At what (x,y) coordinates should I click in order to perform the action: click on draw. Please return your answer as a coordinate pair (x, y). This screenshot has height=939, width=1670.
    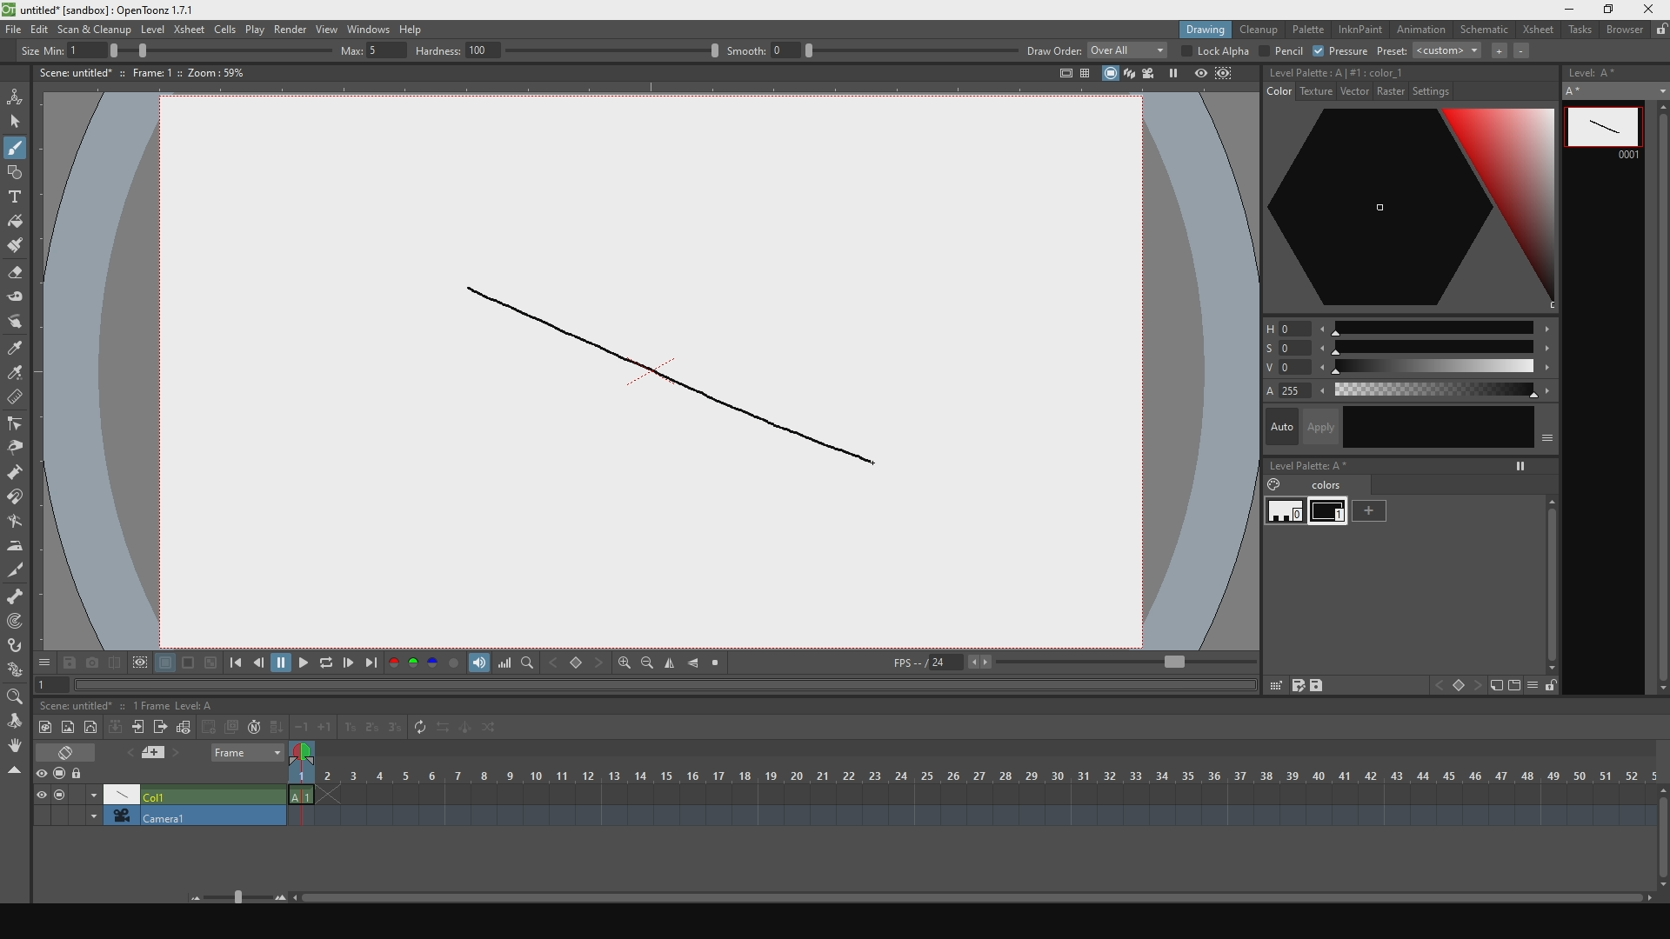
    Looking at the image, I should click on (19, 146).